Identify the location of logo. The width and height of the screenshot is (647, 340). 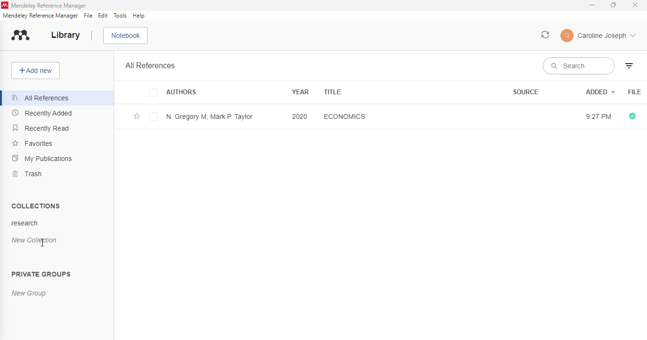
(21, 35).